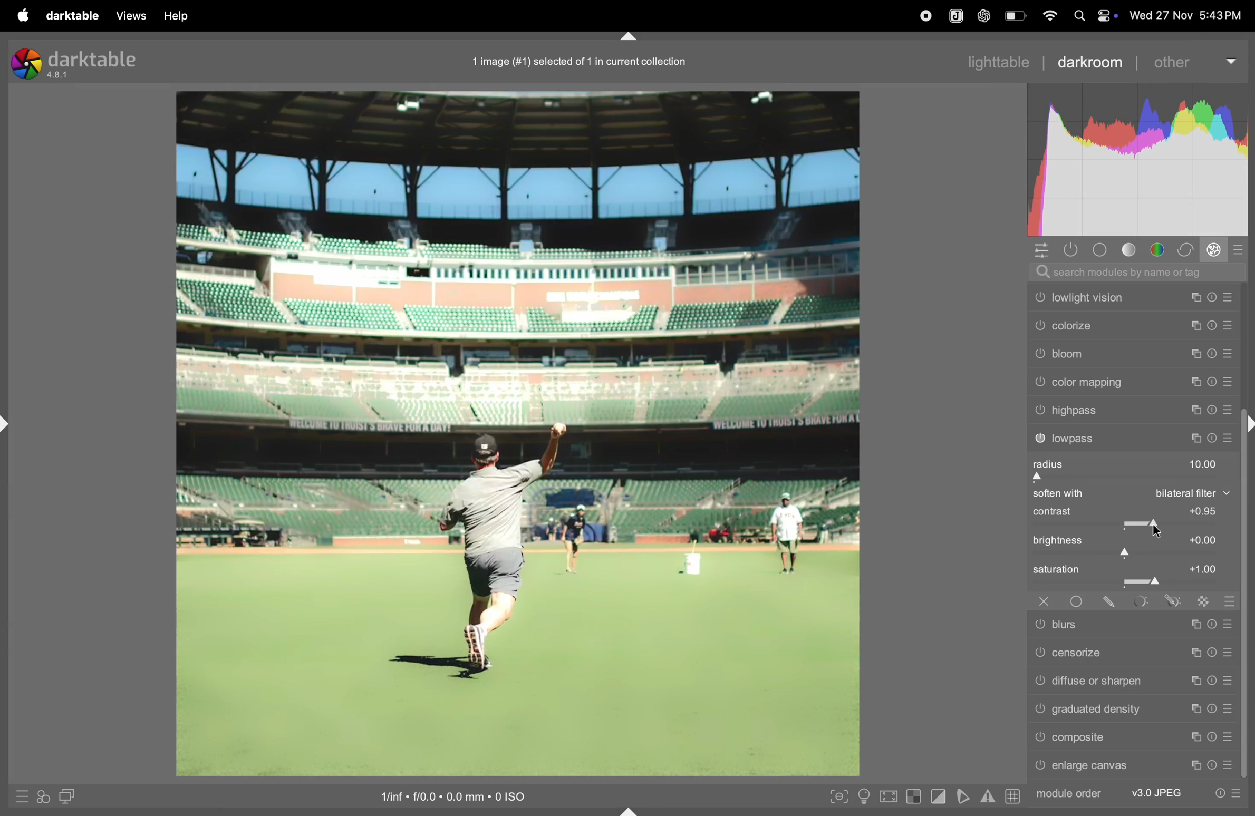 The width and height of the screenshot is (1255, 816). What do you see at coordinates (1247, 426) in the screenshot?
I see `shift+ctrl+r` at bounding box center [1247, 426].